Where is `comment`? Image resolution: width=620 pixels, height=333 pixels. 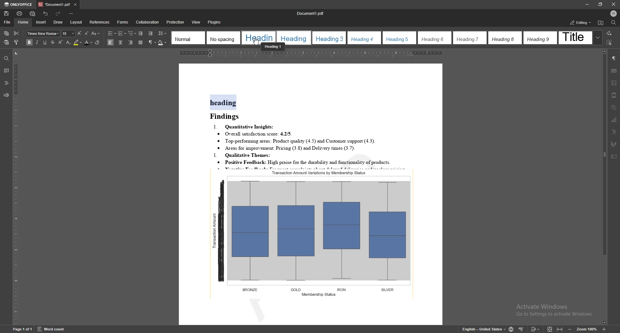
comment is located at coordinates (6, 71).